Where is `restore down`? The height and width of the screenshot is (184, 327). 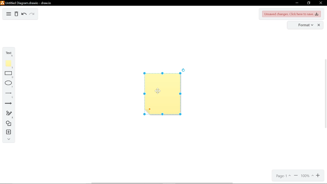 restore down is located at coordinates (309, 3).